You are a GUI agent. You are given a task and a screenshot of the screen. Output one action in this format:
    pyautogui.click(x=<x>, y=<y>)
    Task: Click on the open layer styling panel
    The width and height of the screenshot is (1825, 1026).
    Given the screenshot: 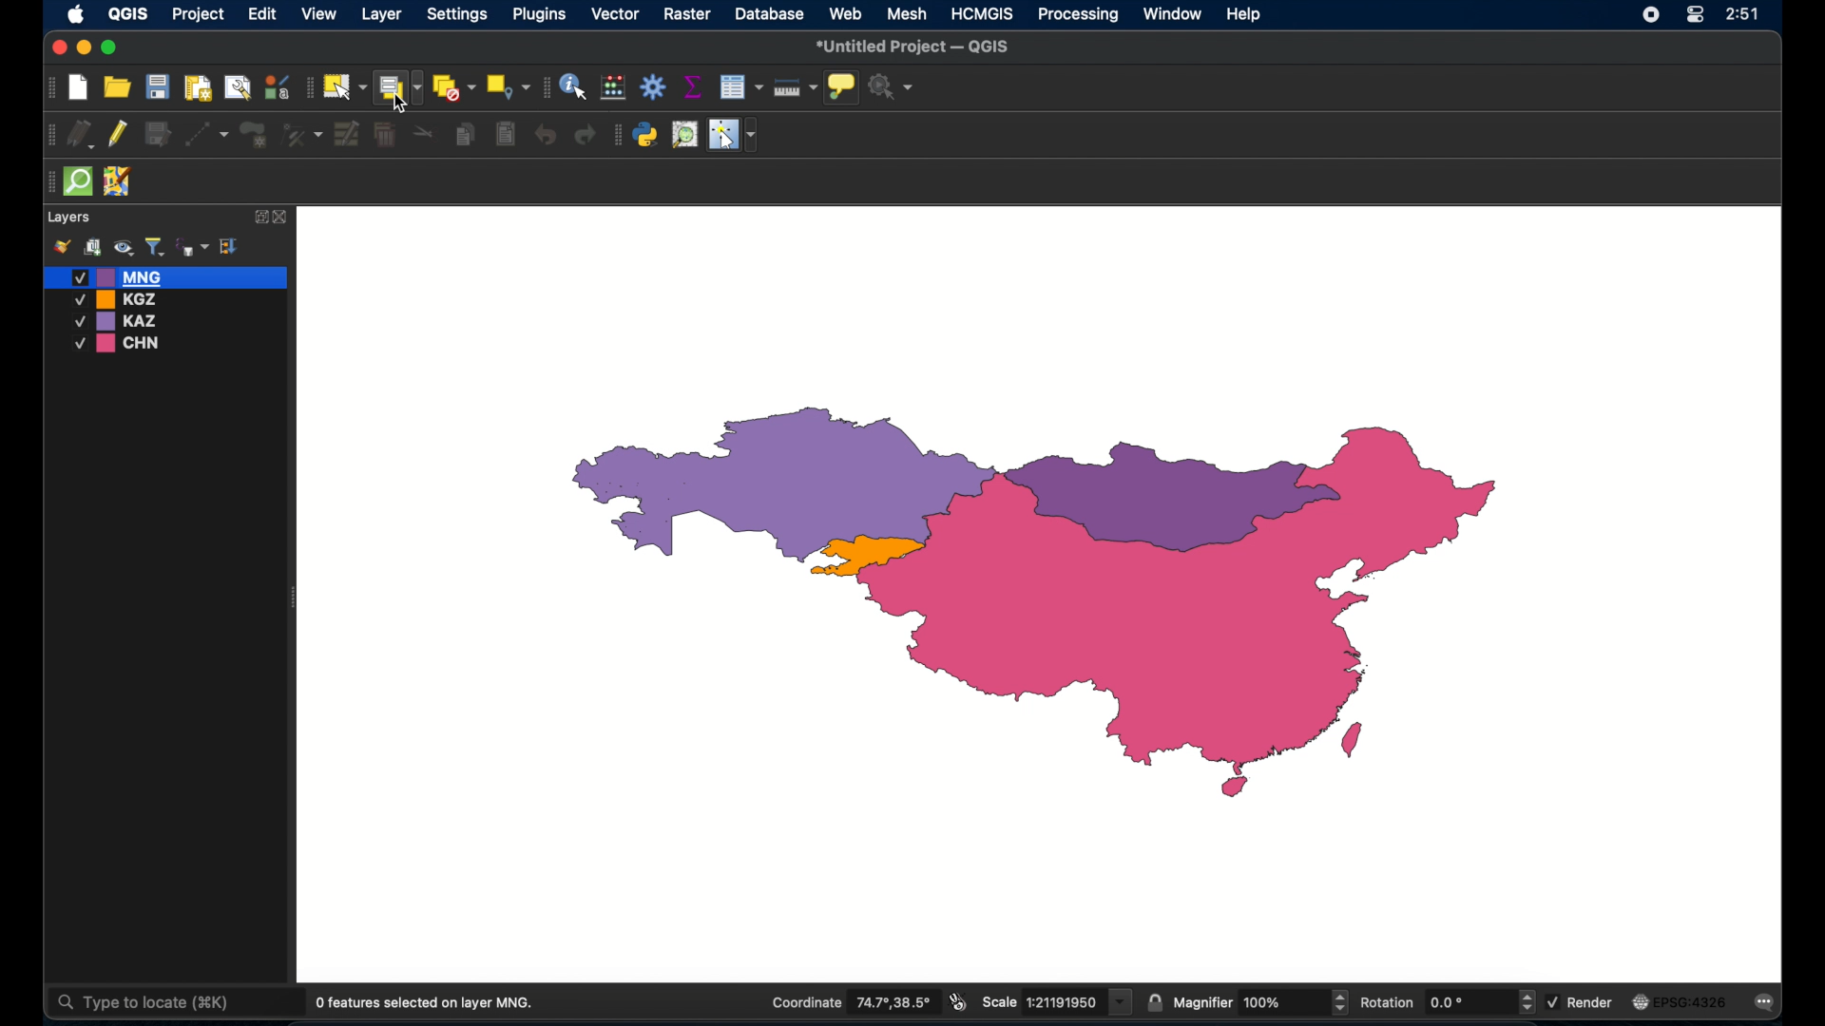 What is the action you would take?
    pyautogui.click(x=62, y=247)
    